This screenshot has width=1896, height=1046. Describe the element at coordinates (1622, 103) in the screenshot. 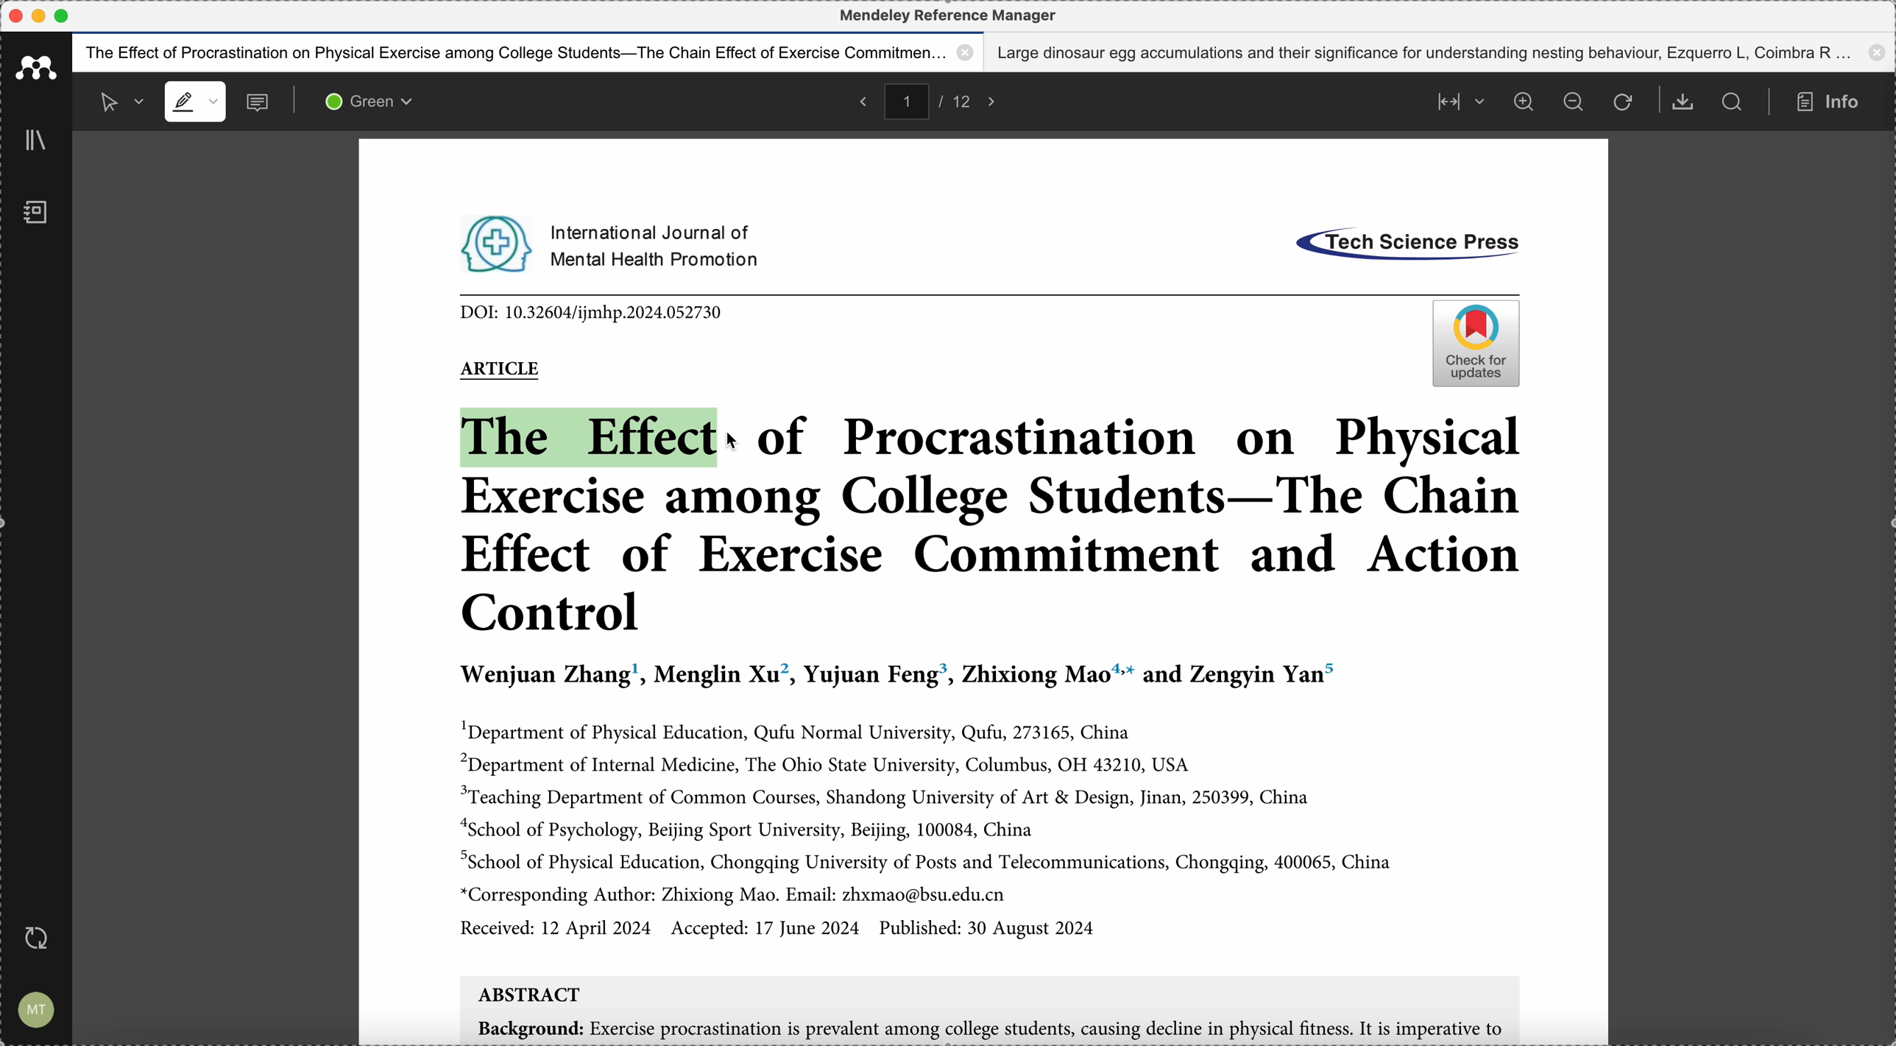

I see `refresh the page` at that location.